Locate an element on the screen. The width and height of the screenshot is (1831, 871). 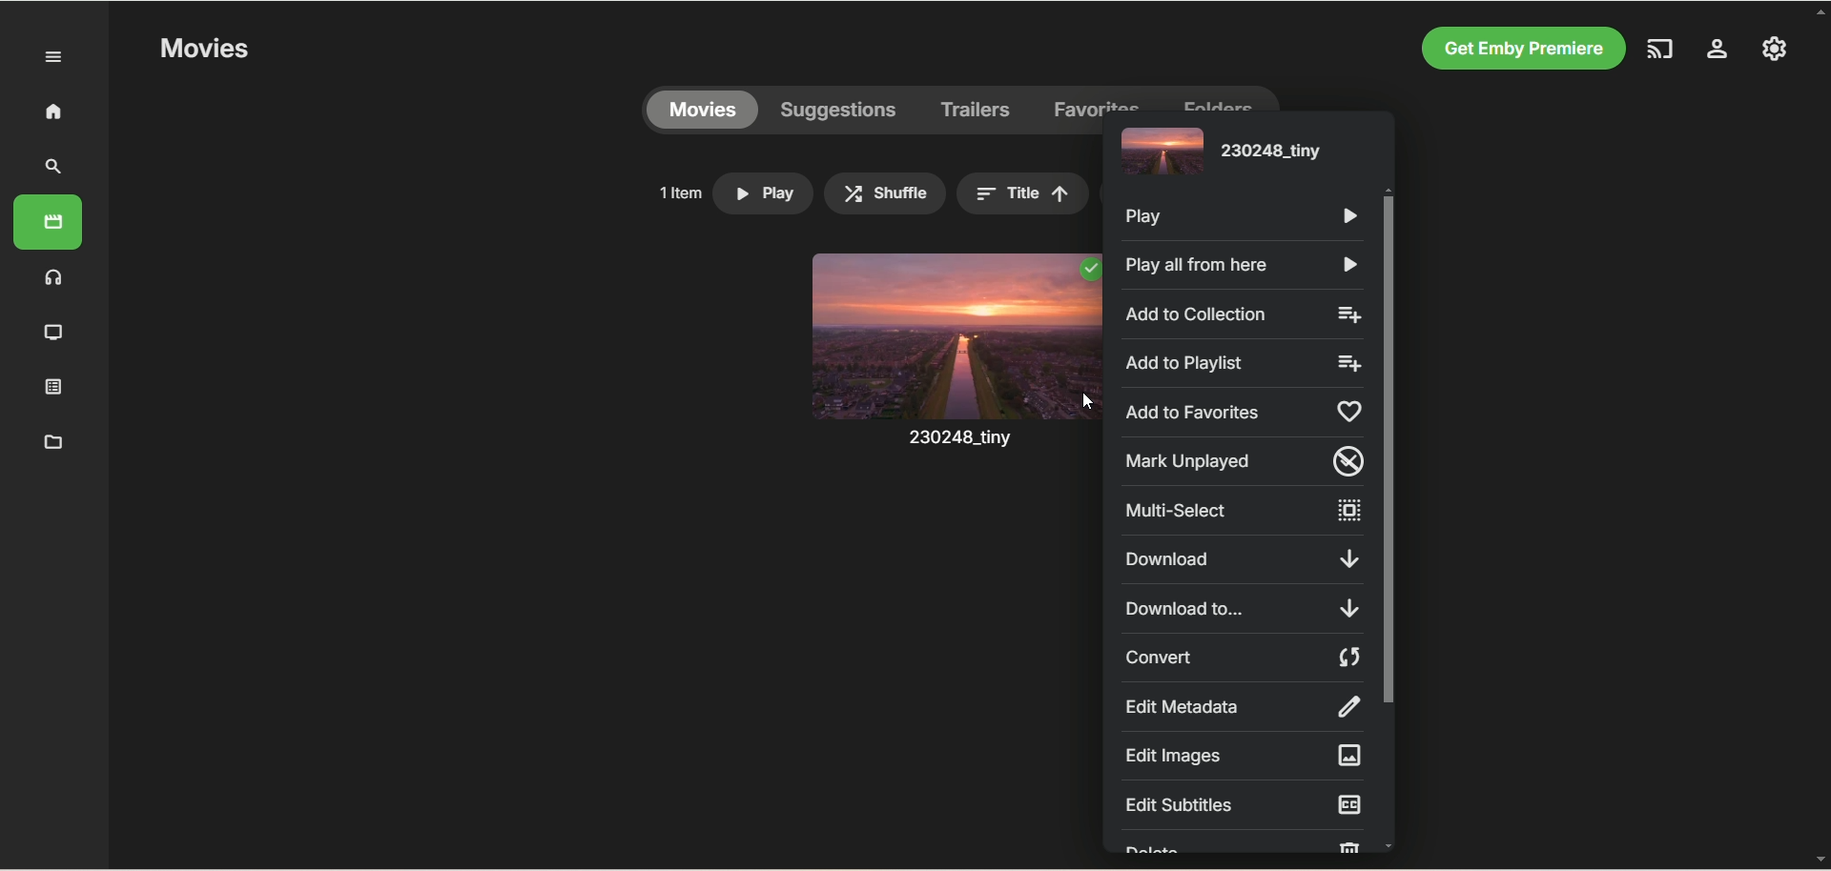
playlist is located at coordinates (54, 385).